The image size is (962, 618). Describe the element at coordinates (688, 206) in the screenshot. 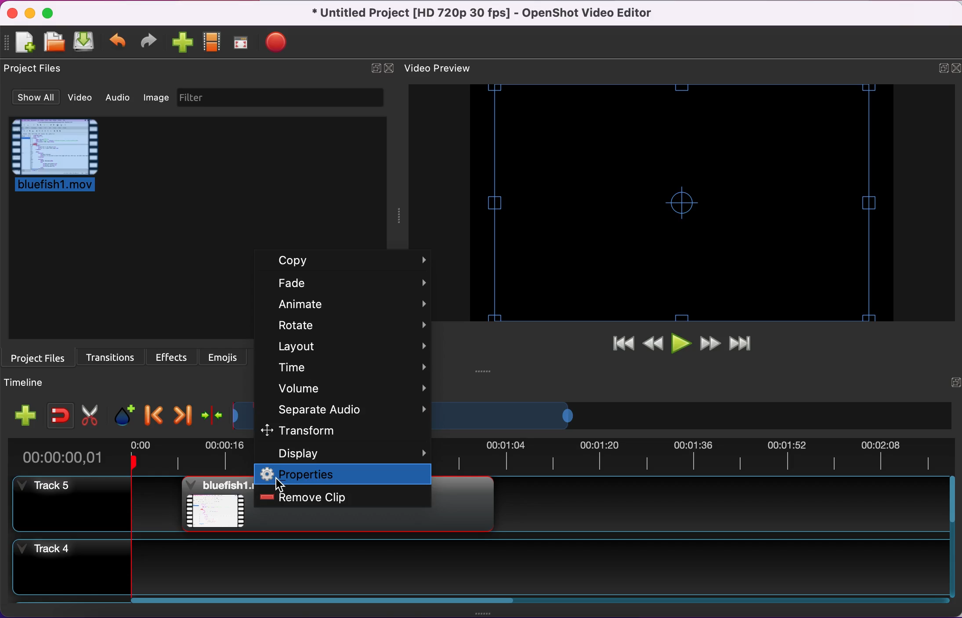

I see `video preview` at that location.